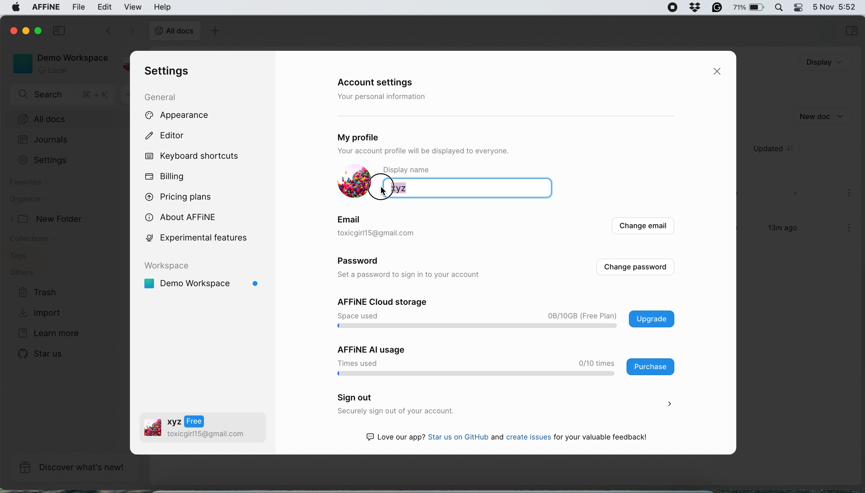 The image size is (865, 493). I want to click on favourites, so click(31, 184).